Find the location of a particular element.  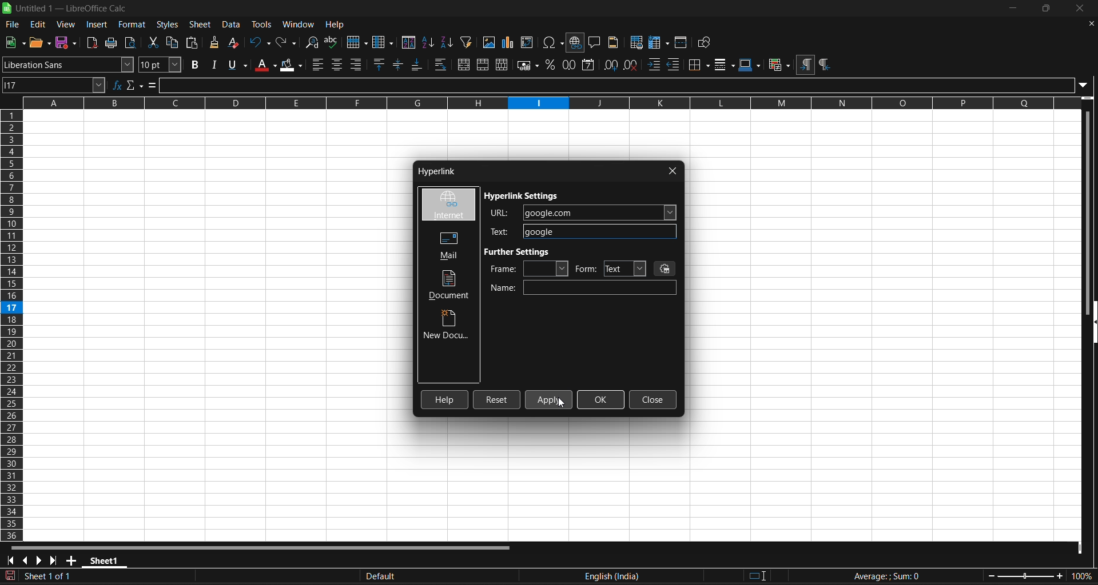

decrease indent is located at coordinates (675, 65).